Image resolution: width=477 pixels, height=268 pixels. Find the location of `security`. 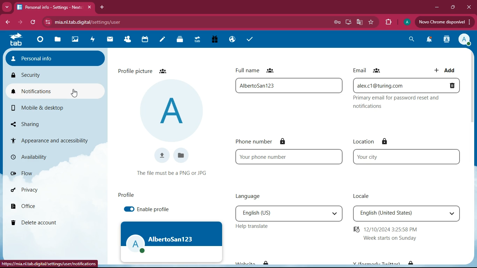

security is located at coordinates (53, 74).